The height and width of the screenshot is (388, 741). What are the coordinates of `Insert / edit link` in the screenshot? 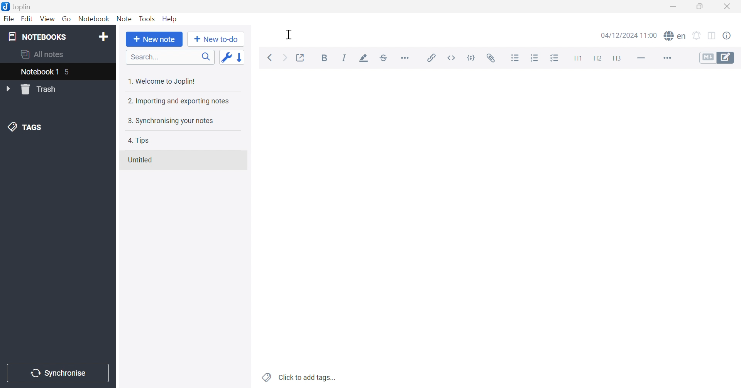 It's located at (432, 57).